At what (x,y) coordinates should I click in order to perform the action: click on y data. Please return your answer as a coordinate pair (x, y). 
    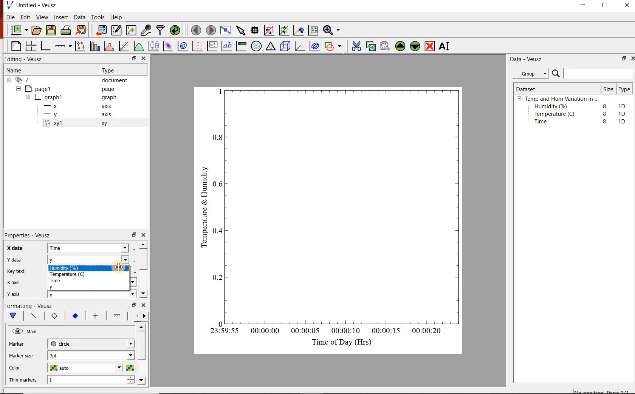
    Looking at the image, I should click on (17, 259).